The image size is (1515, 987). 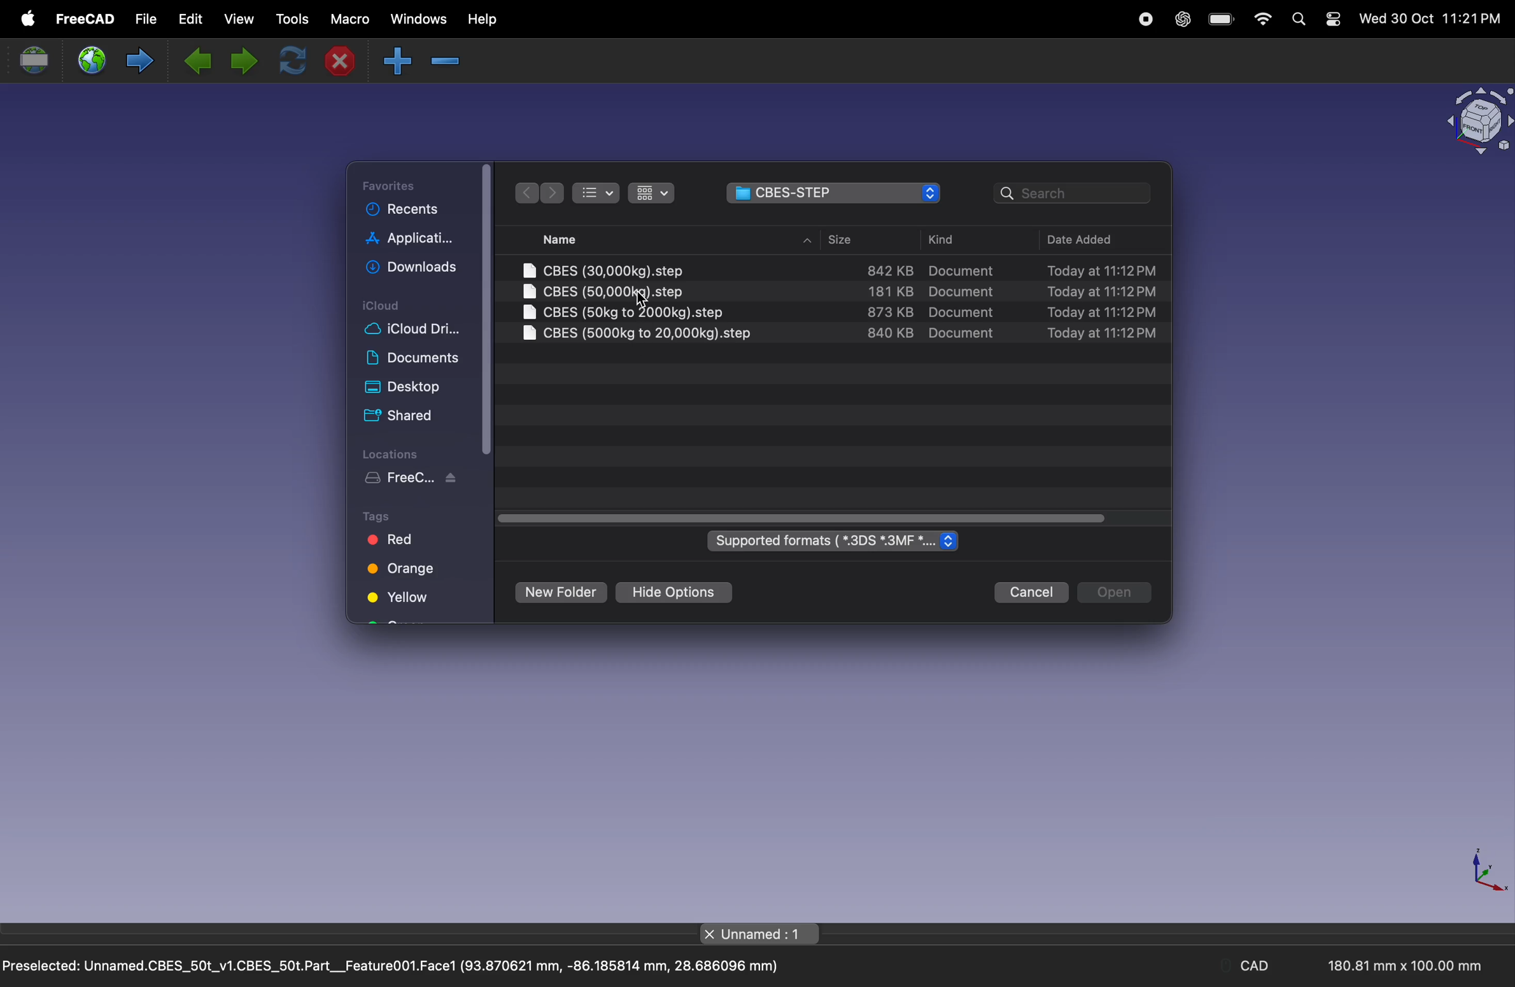 What do you see at coordinates (485, 309) in the screenshot?
I see `scroll bar` at bounding box center [485, 309].